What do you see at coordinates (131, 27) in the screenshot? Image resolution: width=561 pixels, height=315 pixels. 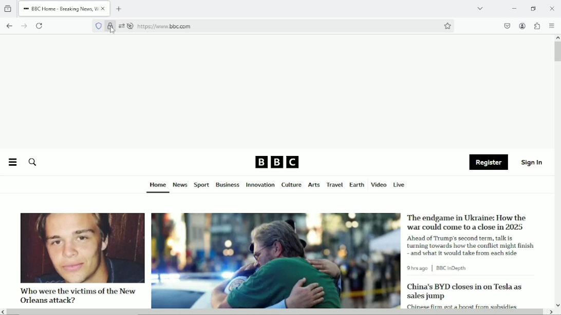 I see `autoplay is turned off` at bounding box center [131, 27].